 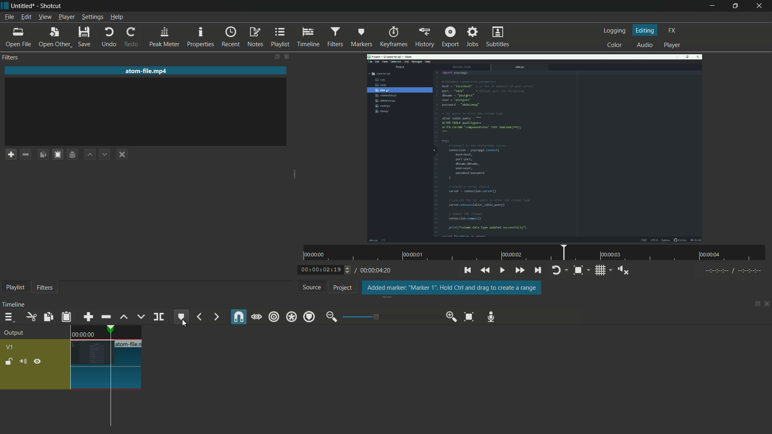 I want to click on cut, so click(x=30, y=317).